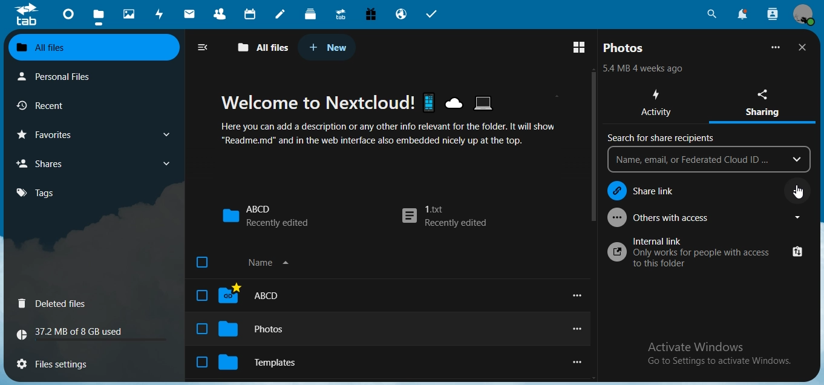 This screenshot has height=385, width=824. I want to click on 1.txt, so click(450, 217).